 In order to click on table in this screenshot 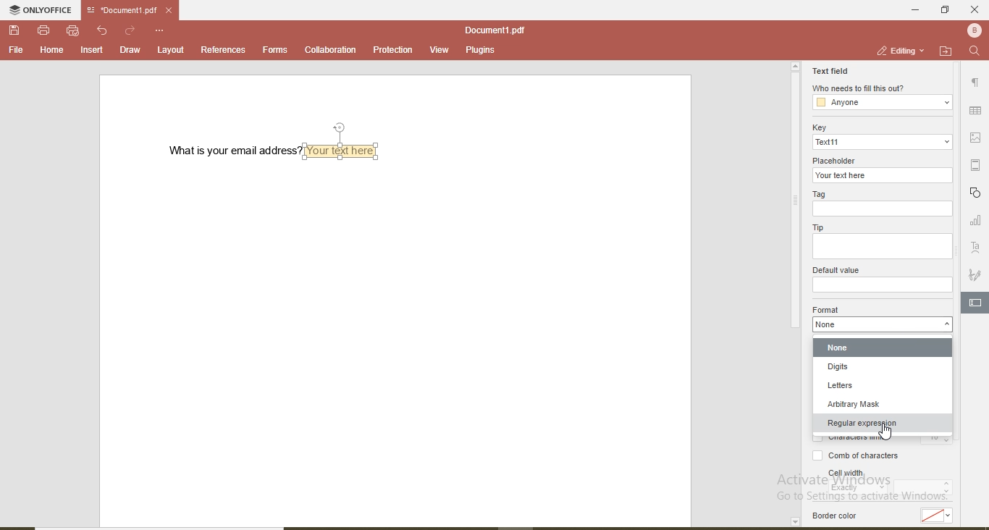, I will do `click(976, 112)`.